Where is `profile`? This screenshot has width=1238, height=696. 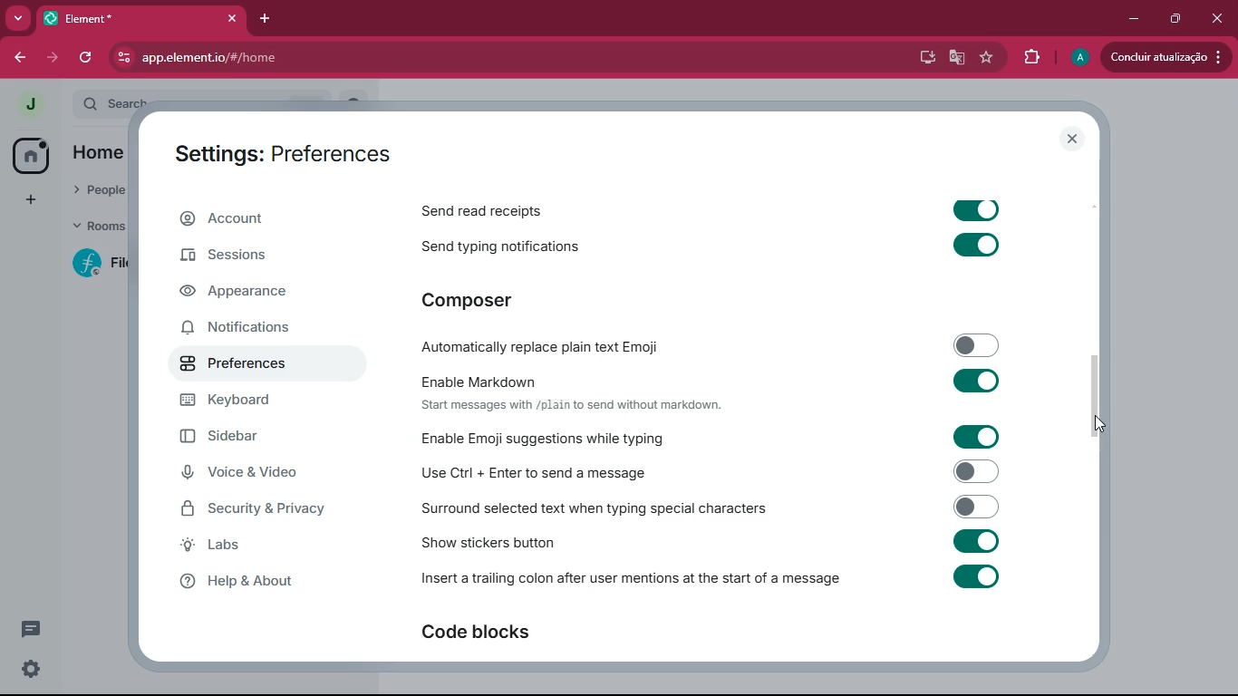
profile is located at coordinates (1078, 56).